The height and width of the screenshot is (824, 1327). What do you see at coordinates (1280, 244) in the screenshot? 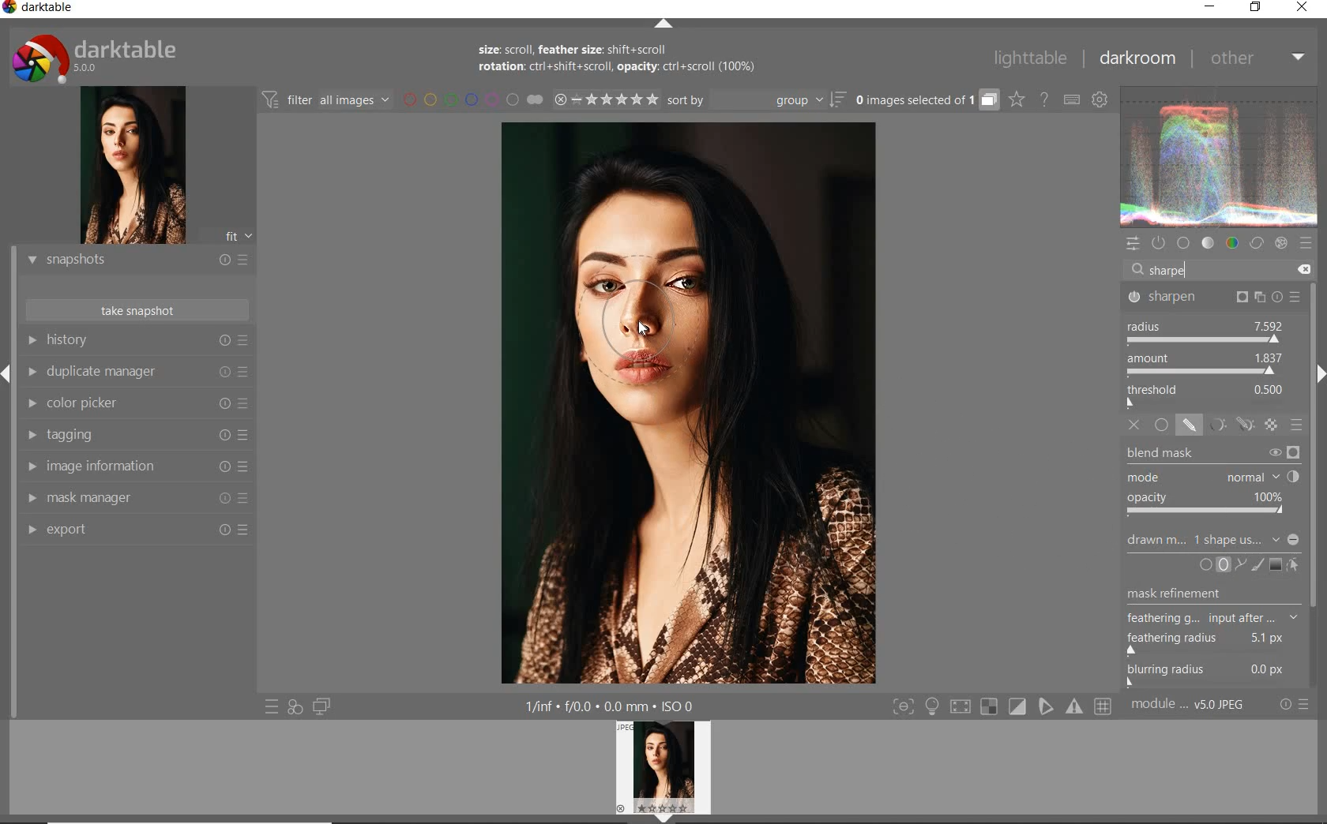
I see `effect` at bounding box center [1280, 244].